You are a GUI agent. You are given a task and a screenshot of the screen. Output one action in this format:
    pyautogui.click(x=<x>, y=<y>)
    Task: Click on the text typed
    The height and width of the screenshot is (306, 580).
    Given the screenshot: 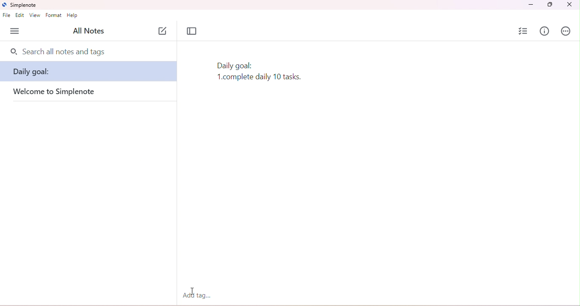 What is the action you would take?
    pyautogui.click(x=264, y=72)
    